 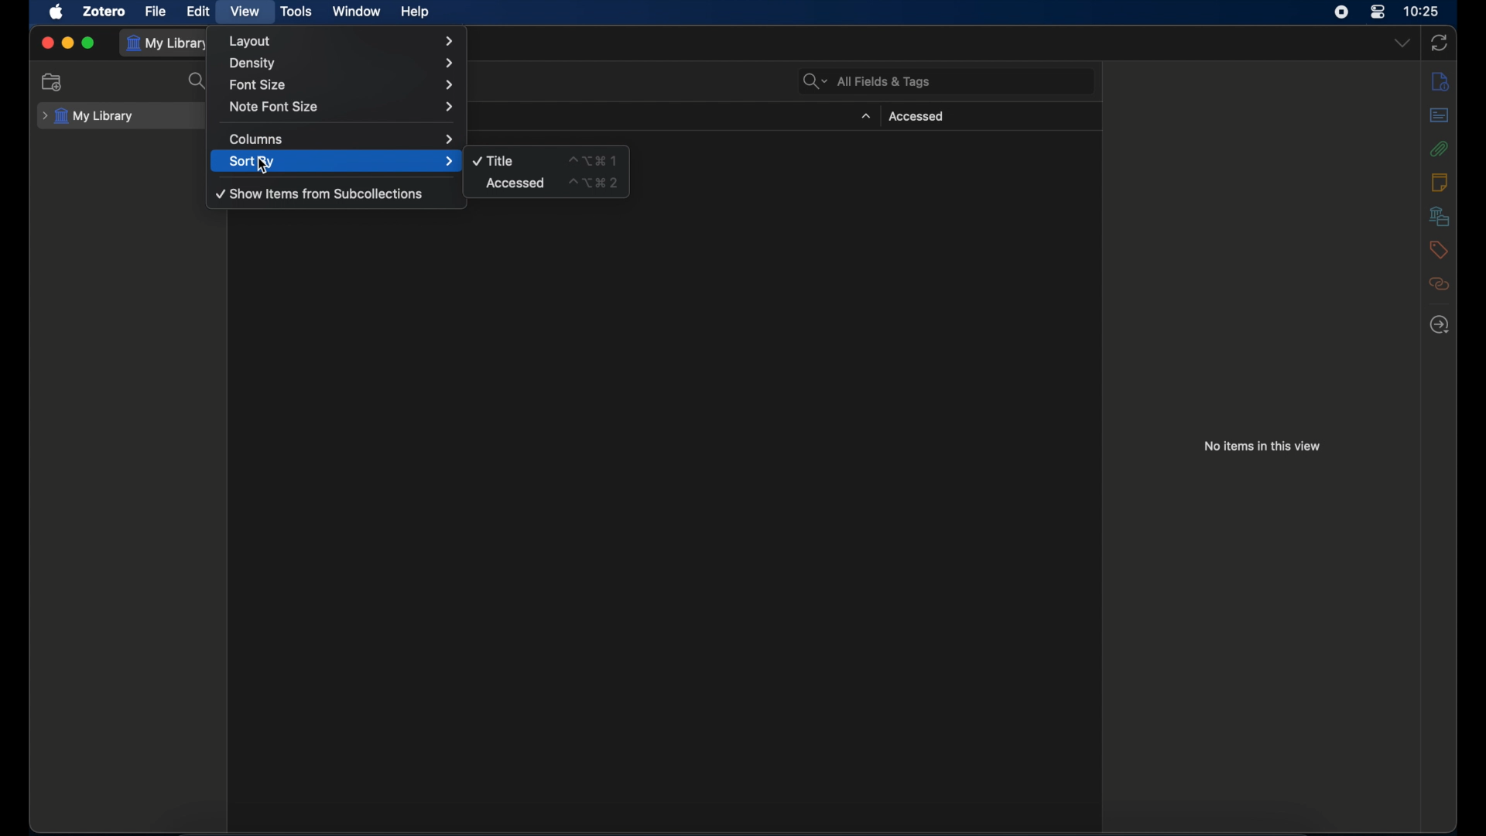 I want to click on locate, so click(x=1440, y=325).